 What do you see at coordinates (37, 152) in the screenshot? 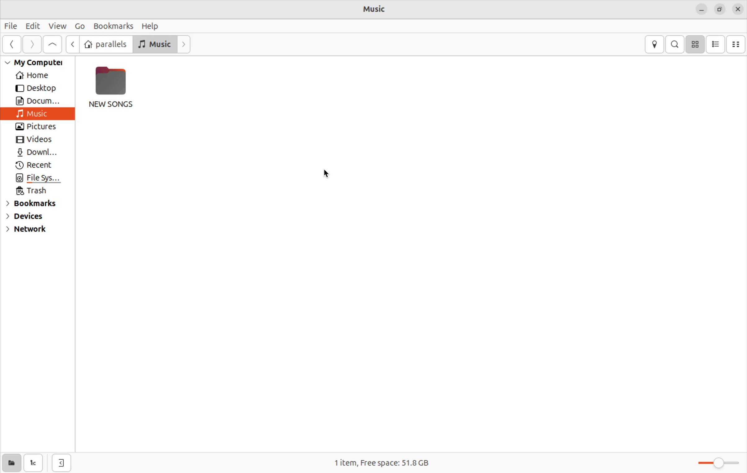
I see `Downloads` at bounding box center [37, 152].